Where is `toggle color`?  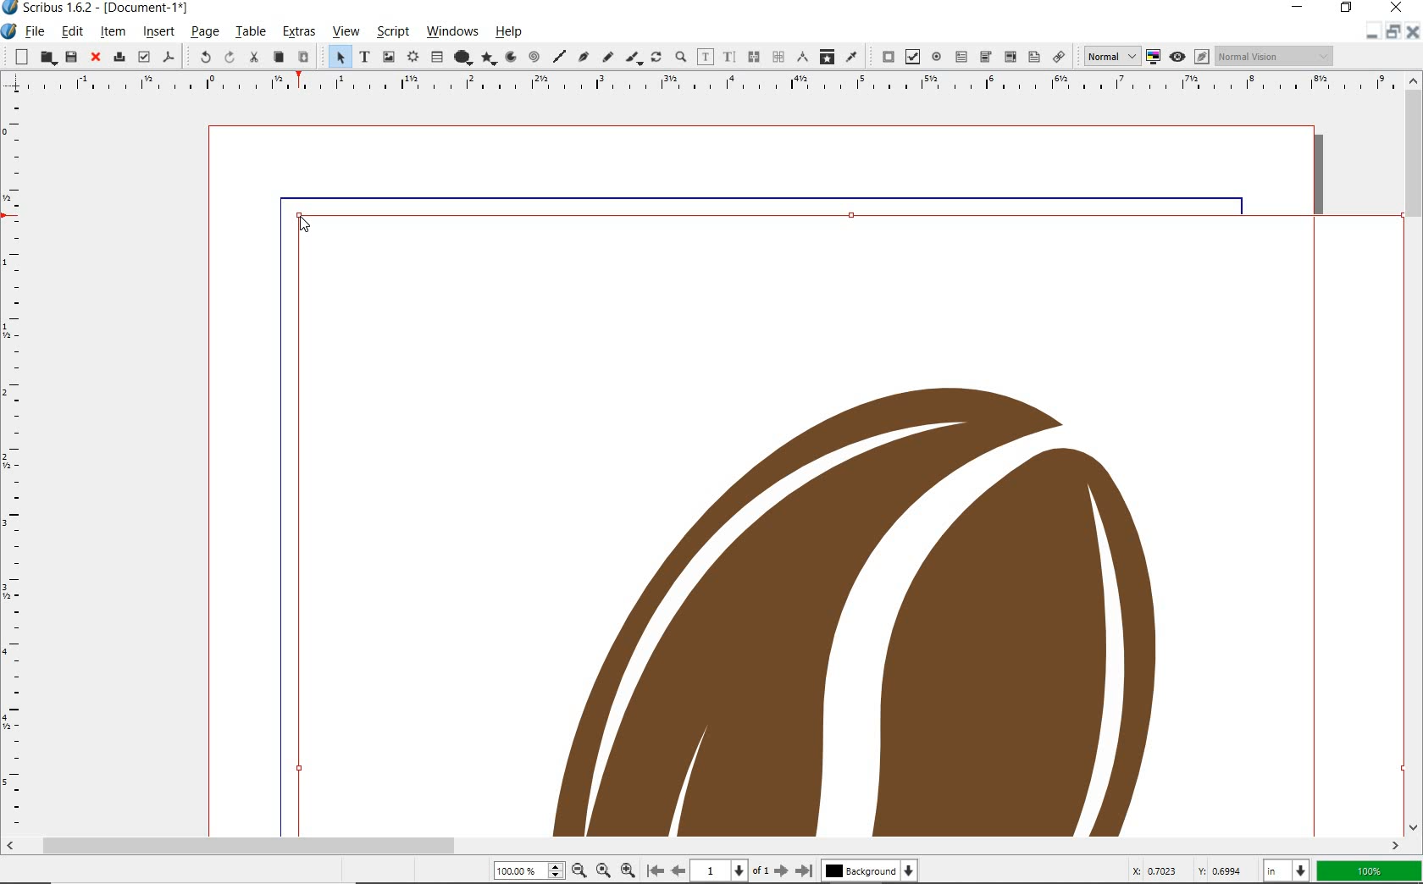 toggle color is located at coordinates (1154, 56).